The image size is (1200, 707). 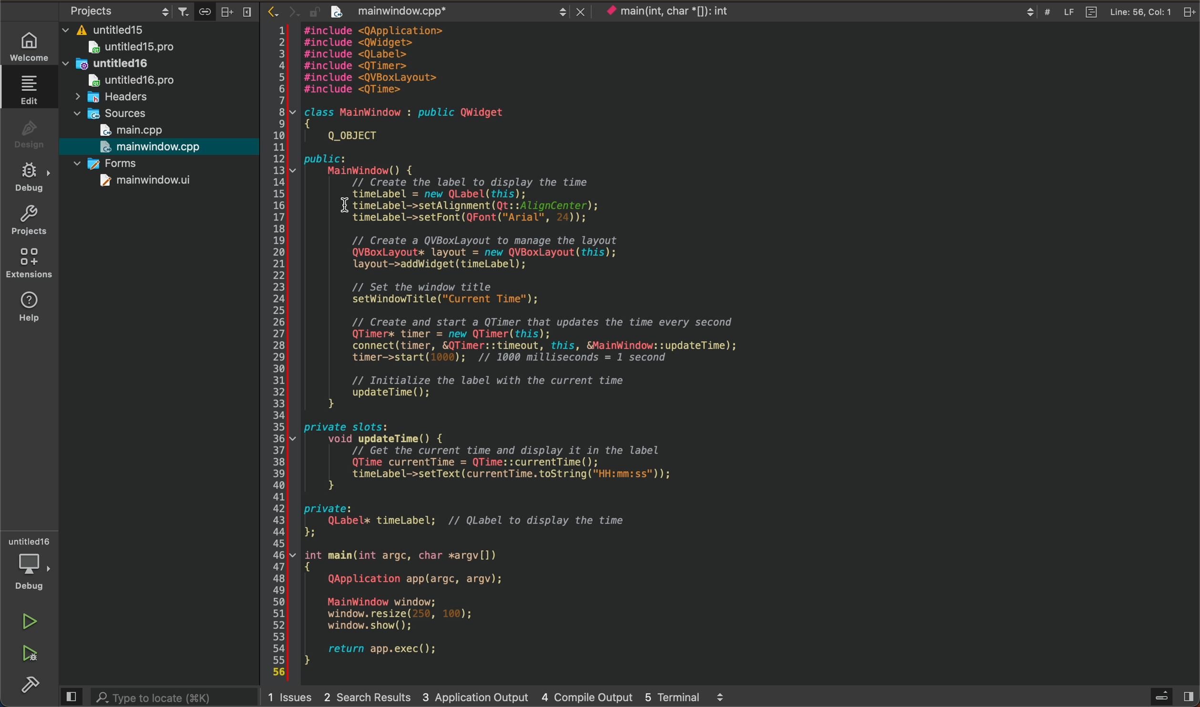 What do you see at coordinates (115, 27) in the screenshot?
I see `untitled15` at bounding box center [115, 27].